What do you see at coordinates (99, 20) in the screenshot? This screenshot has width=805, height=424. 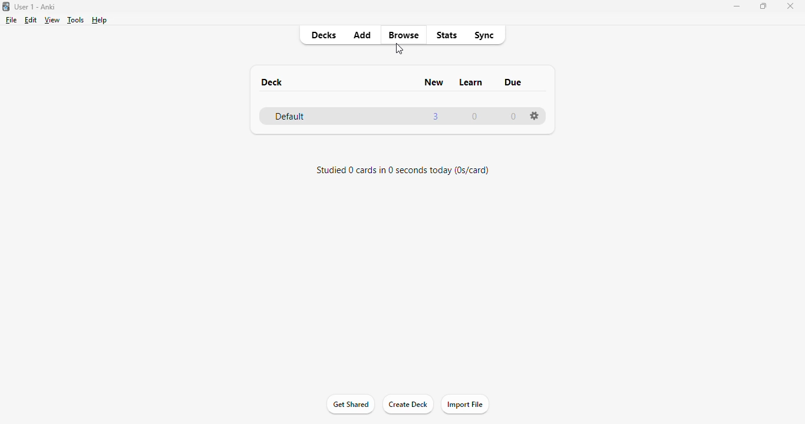 I see `help` at bounding box center [99, 20].